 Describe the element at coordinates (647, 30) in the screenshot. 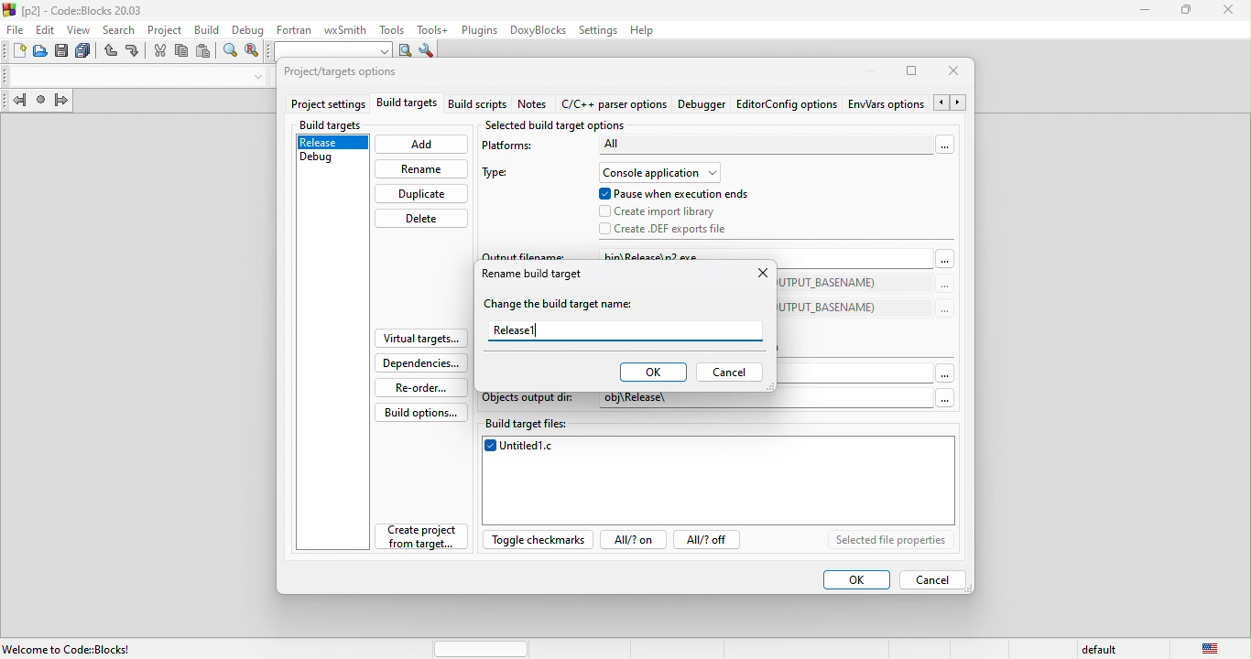

I see `help` at that location.